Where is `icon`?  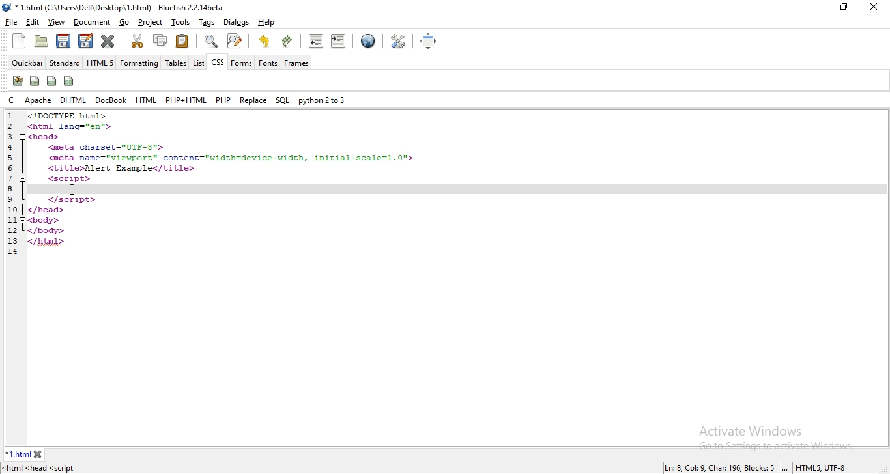
icon is located at coordinates (70, 80).